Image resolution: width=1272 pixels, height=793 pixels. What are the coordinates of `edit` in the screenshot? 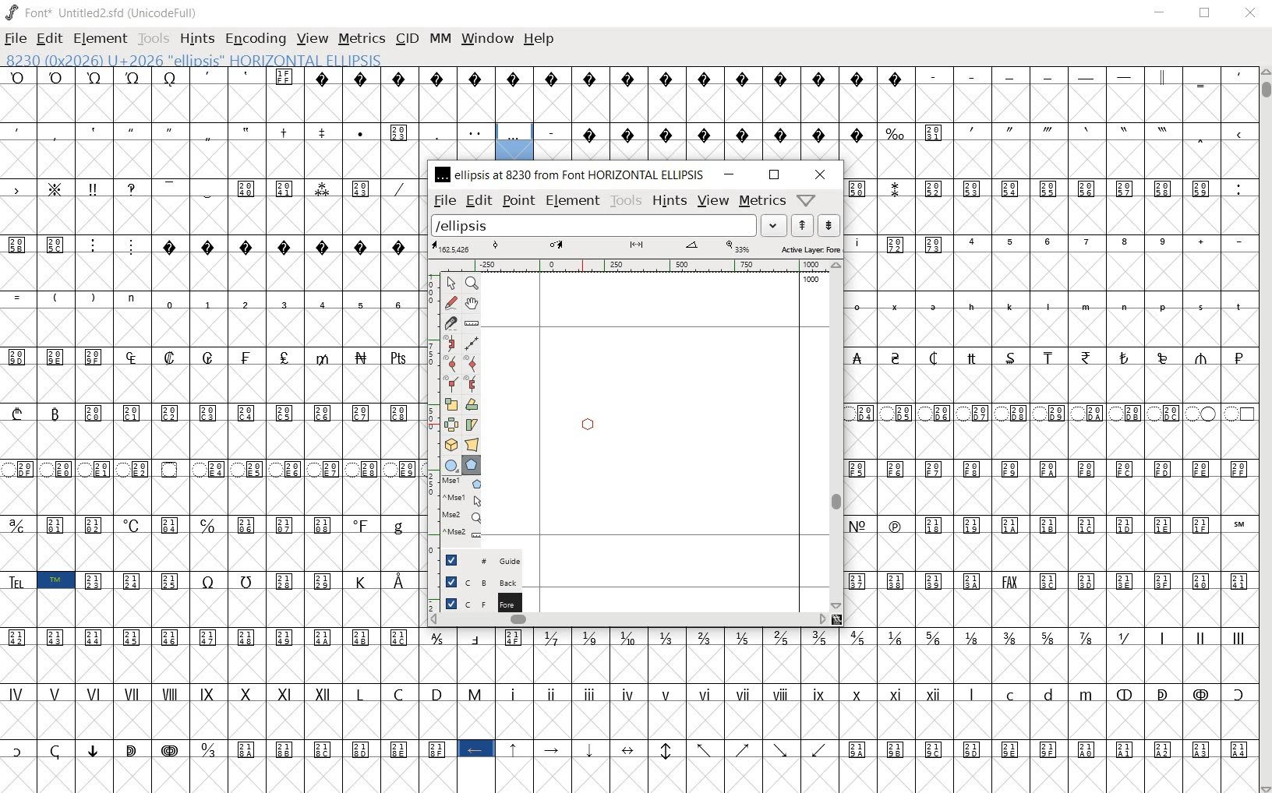 It's located at (477, 200).